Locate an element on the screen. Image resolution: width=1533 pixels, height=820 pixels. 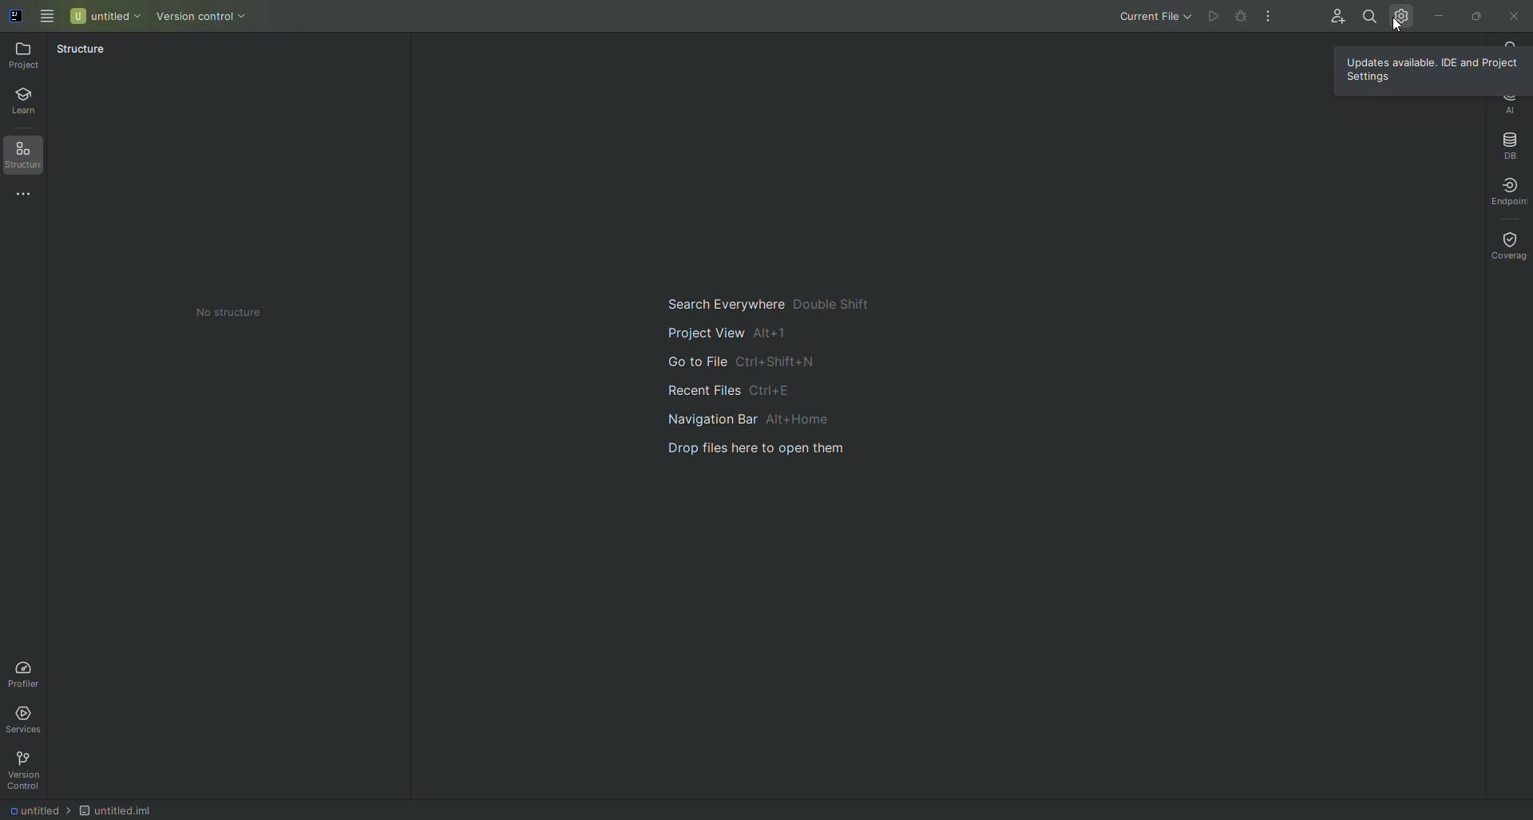
Text is located at coordinates (228, 311).